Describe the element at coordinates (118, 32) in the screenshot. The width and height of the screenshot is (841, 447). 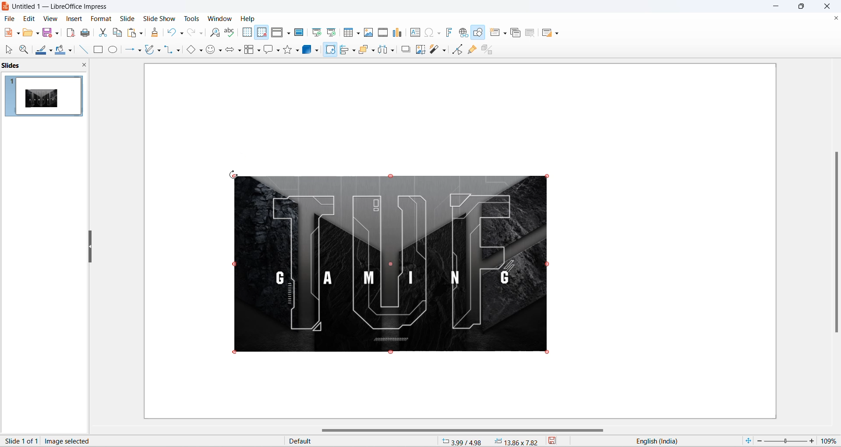
I see `copy` at that location.